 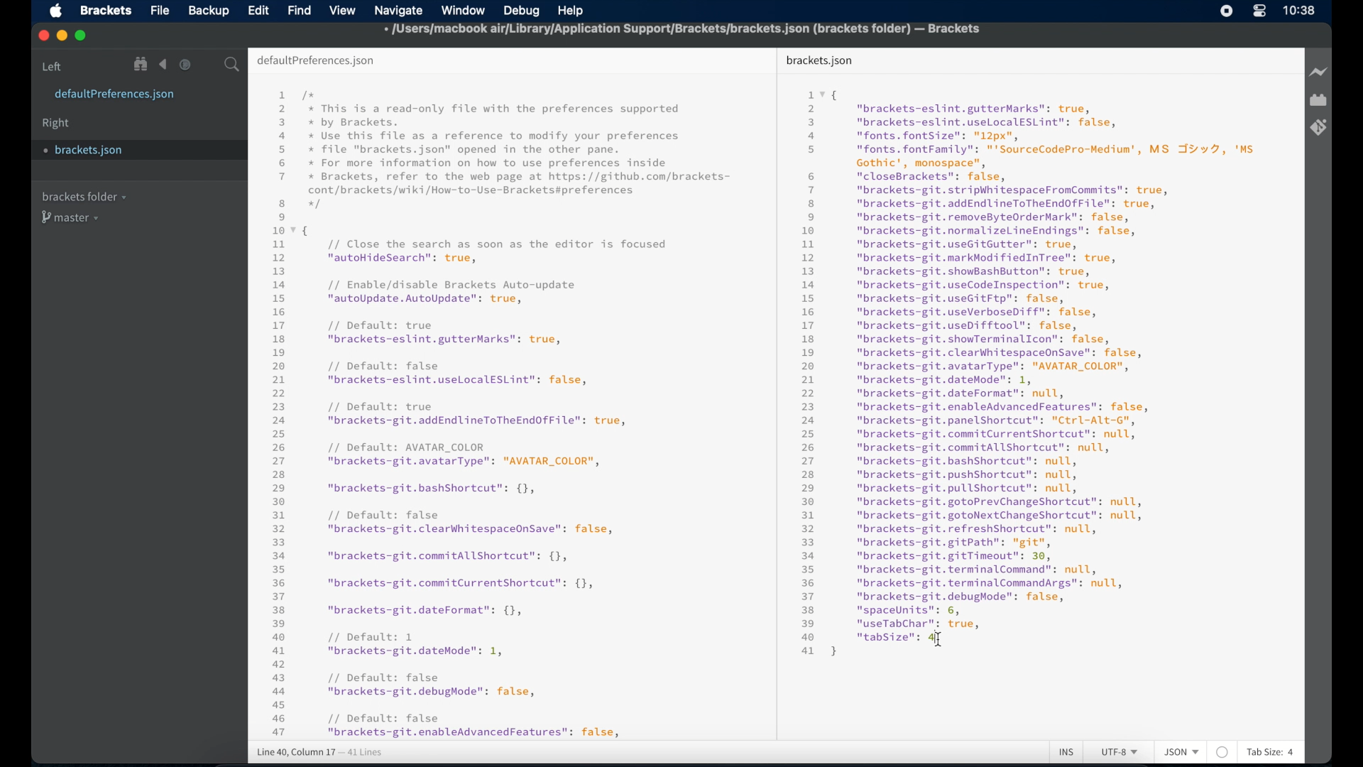 I want to click on I beam cursor, so click(x=938, y=640).